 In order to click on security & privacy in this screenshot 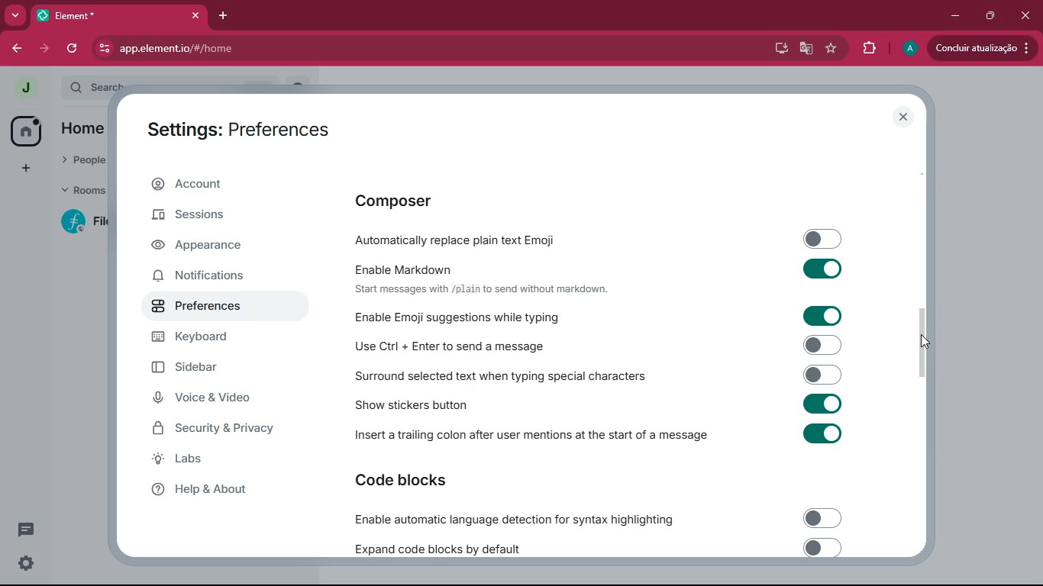, I will do `click(215, 427)`.